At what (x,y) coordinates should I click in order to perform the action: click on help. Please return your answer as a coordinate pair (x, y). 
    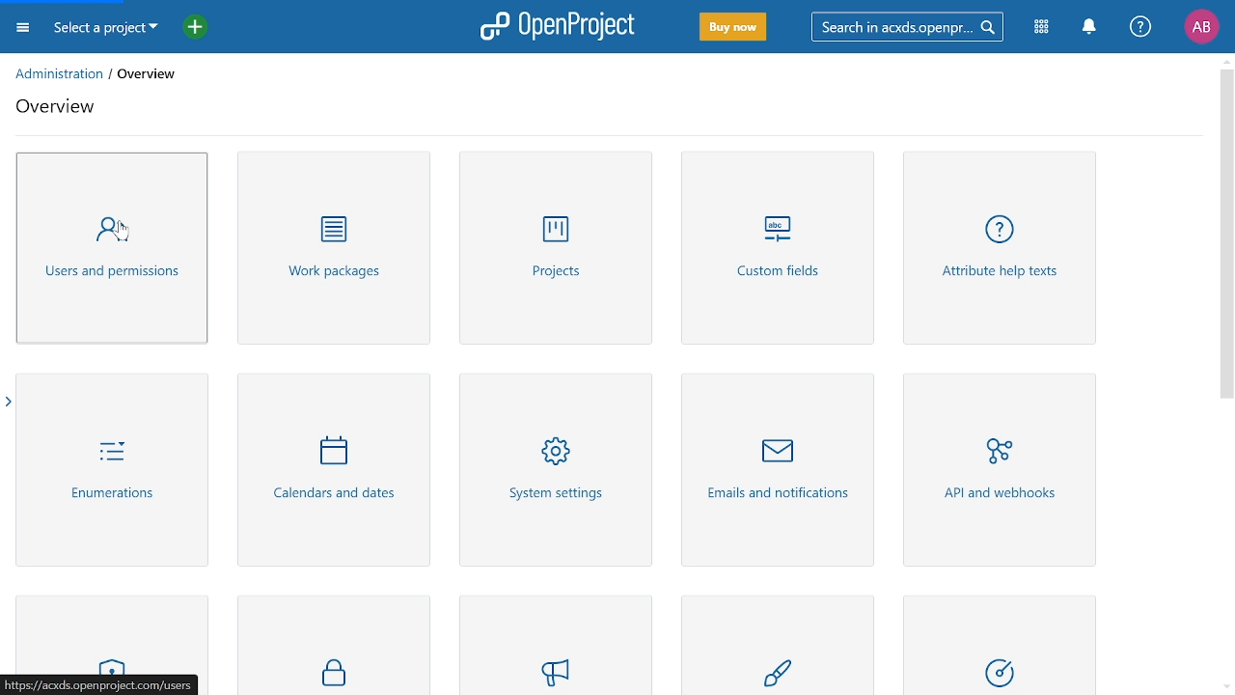
    Looking at the image, I should click on (1140, 27).